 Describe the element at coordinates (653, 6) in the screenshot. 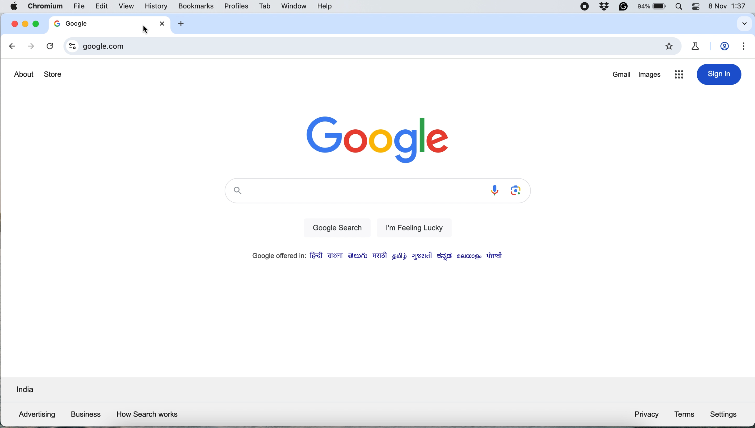

I see `battery` at that location.